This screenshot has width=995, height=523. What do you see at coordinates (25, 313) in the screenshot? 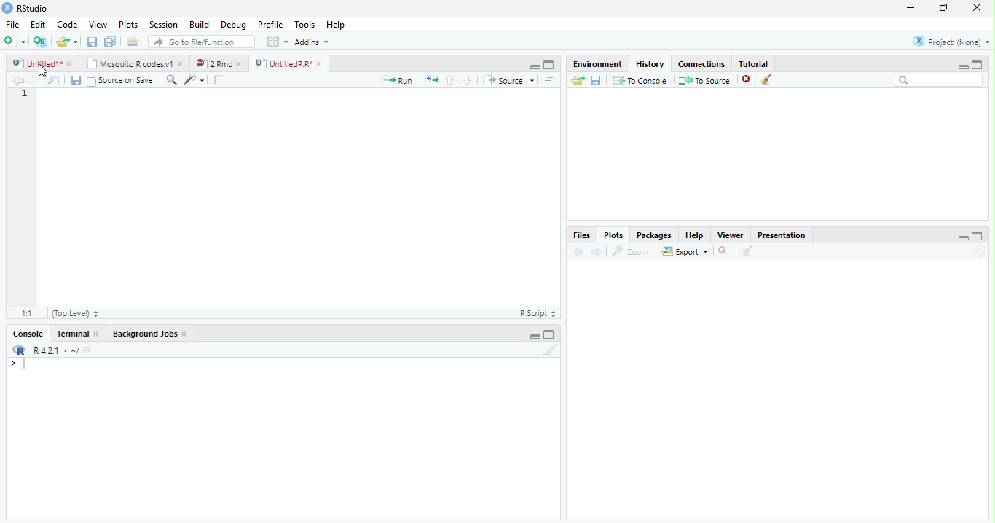
I see `1:1` at bounding box center [25, 313].